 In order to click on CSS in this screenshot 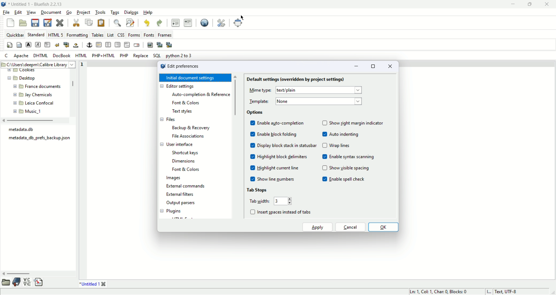, I will do `click(121, 35)`.